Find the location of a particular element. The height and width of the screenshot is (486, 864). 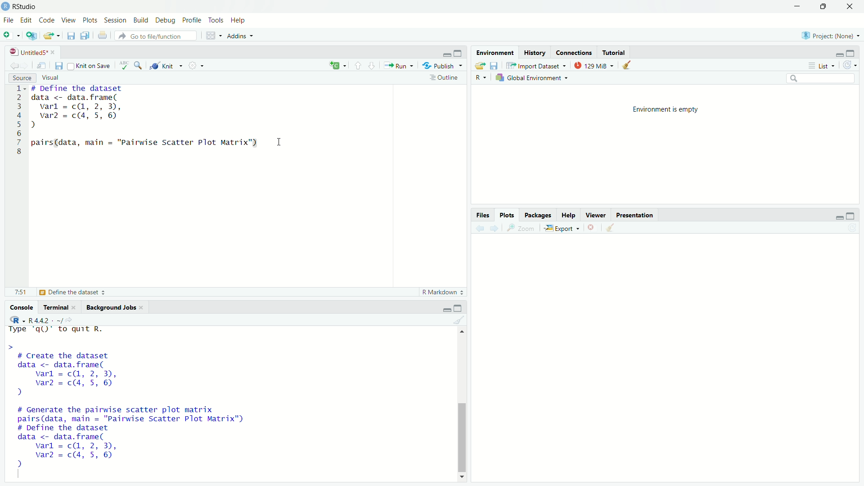

Background Jobs is located at coordinates (113, 307).